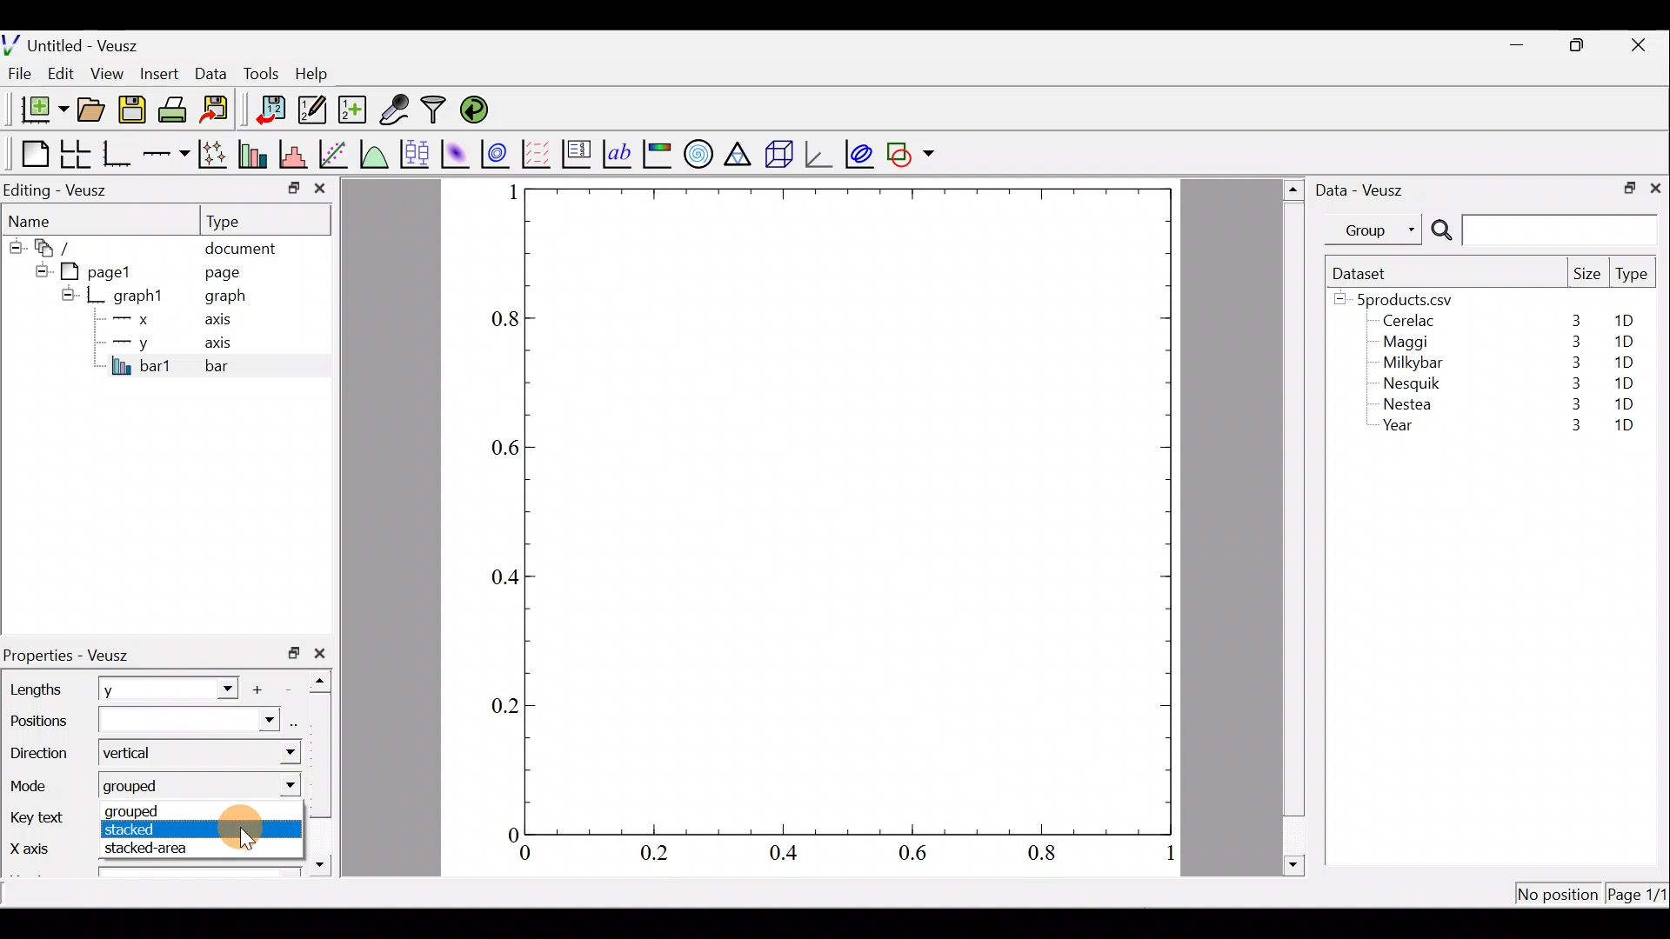  Describe the element at coordinates (1408, 404) in the screenshot. I see `Nestea` at that location.